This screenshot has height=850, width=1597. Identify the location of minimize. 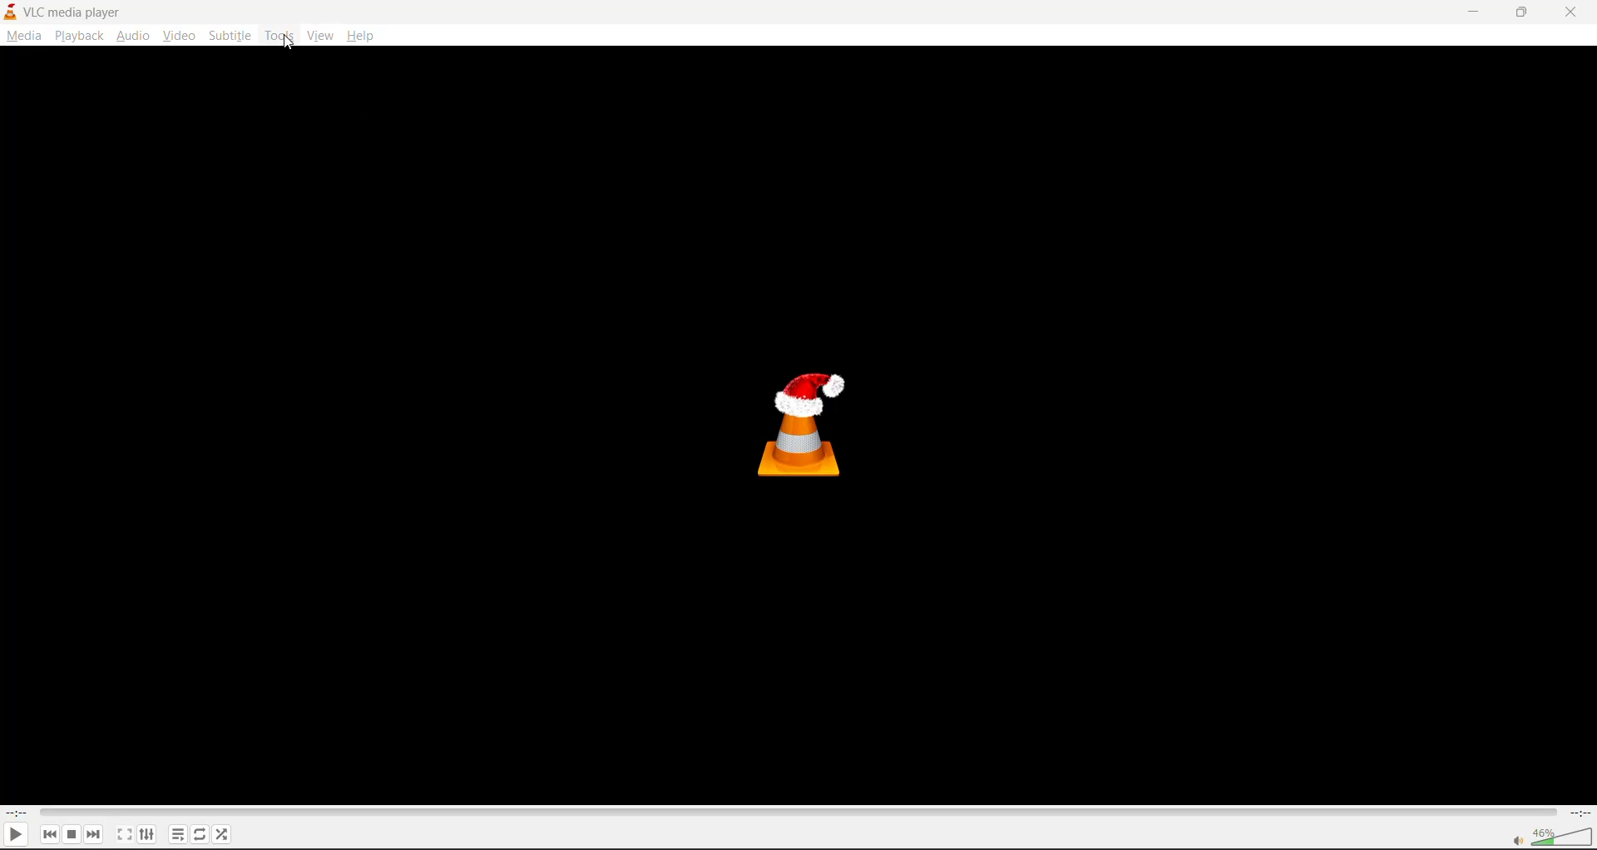
(1471, 12).